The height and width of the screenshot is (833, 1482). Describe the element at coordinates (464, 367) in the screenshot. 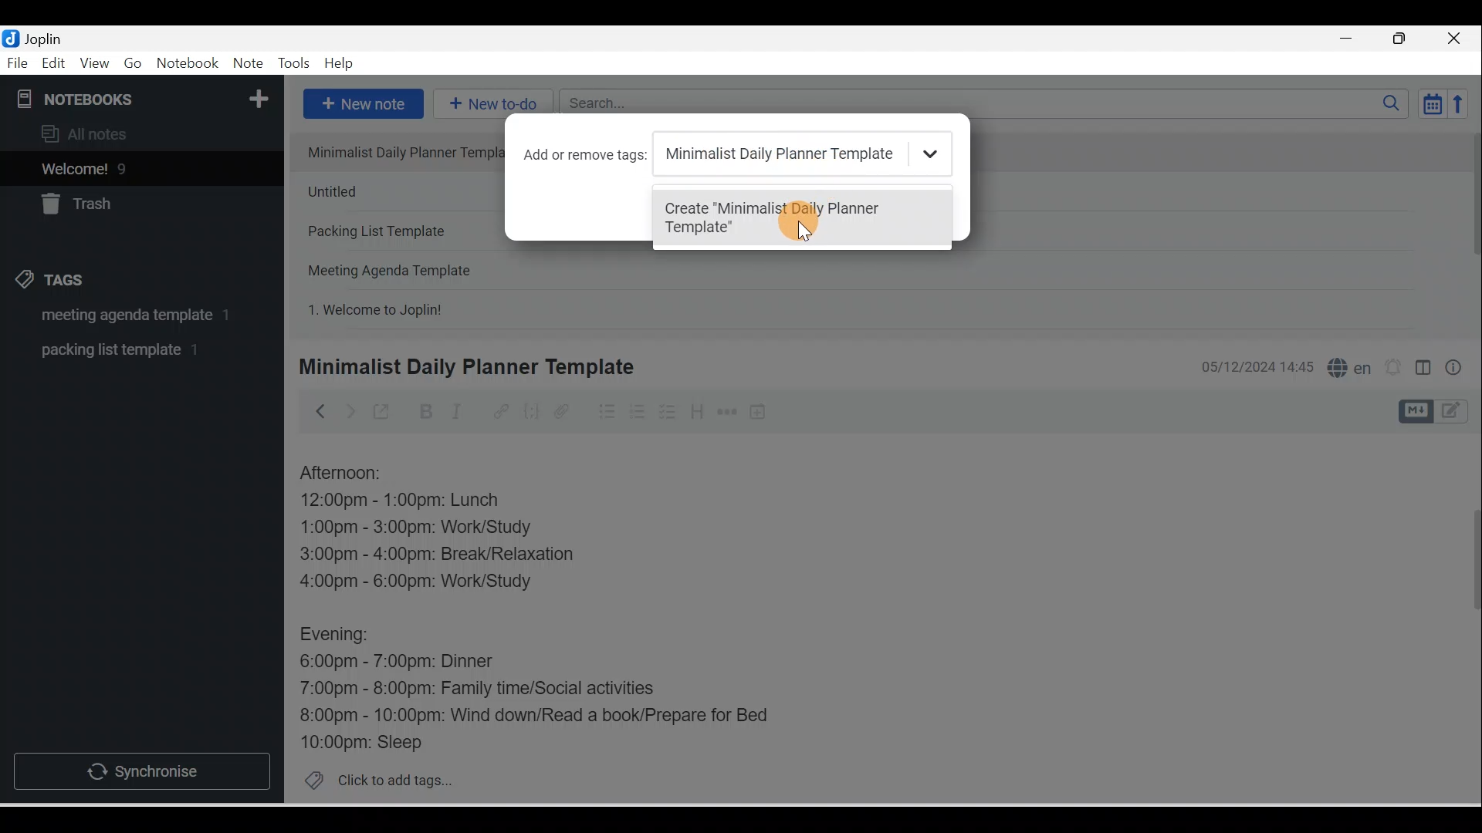

I see `Minimalist Daily Planner Template` at that location.